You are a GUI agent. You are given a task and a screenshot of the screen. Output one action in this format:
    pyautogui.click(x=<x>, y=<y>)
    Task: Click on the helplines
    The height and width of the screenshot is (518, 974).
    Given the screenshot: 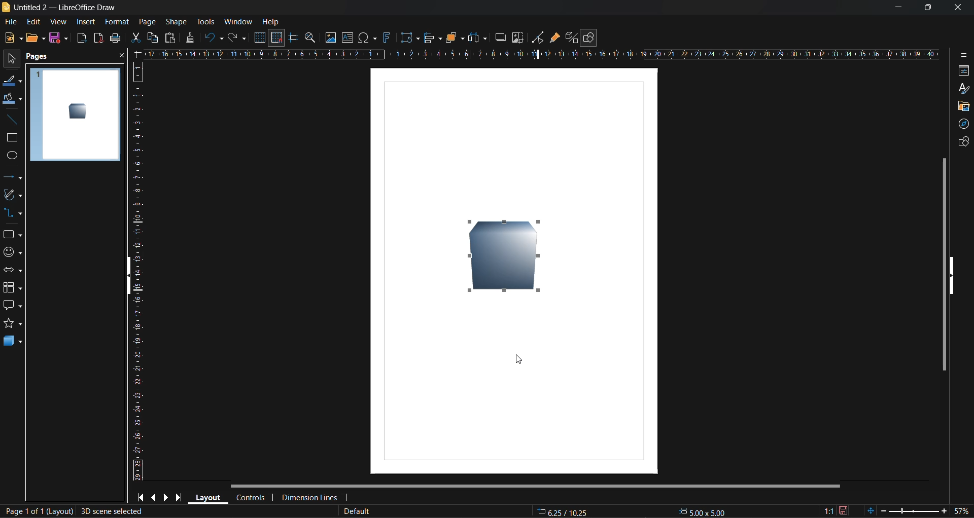 What is the action you would take?
    pyautogui.click(x=293, y=39)
    